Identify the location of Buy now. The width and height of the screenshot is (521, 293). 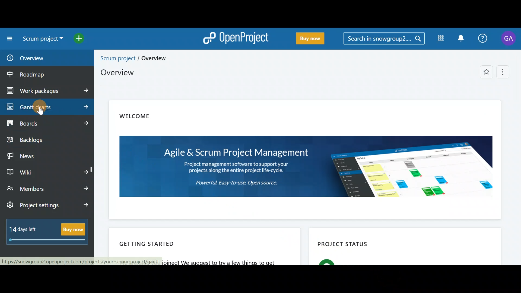
(312, 38).